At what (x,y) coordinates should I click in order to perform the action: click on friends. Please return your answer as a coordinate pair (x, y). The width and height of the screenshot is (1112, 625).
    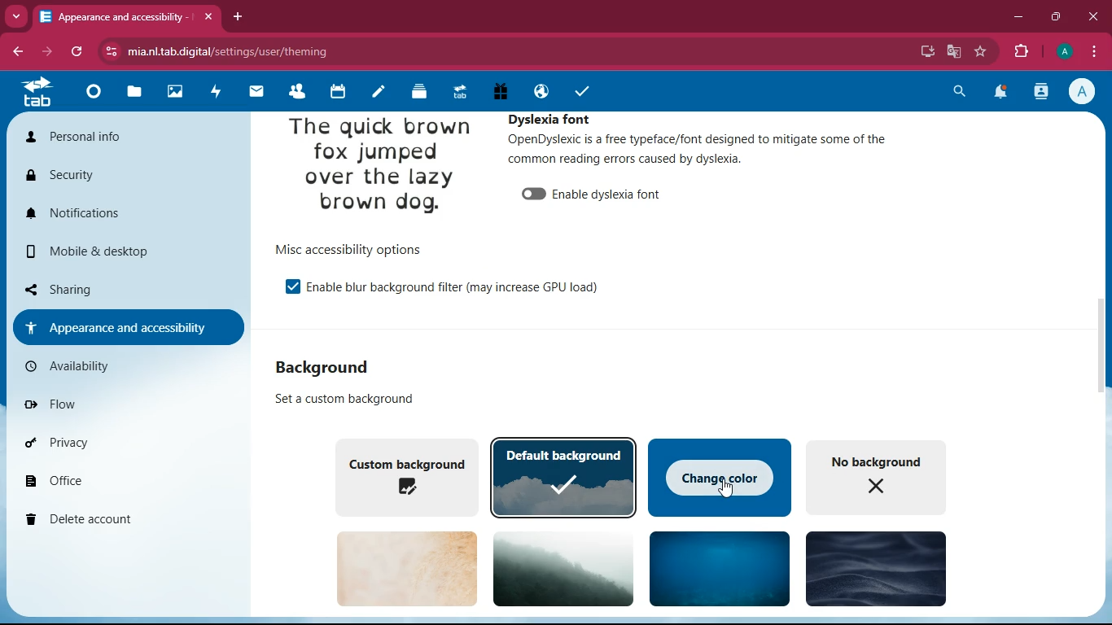
    Looking at the image, I should click on (294, 91).